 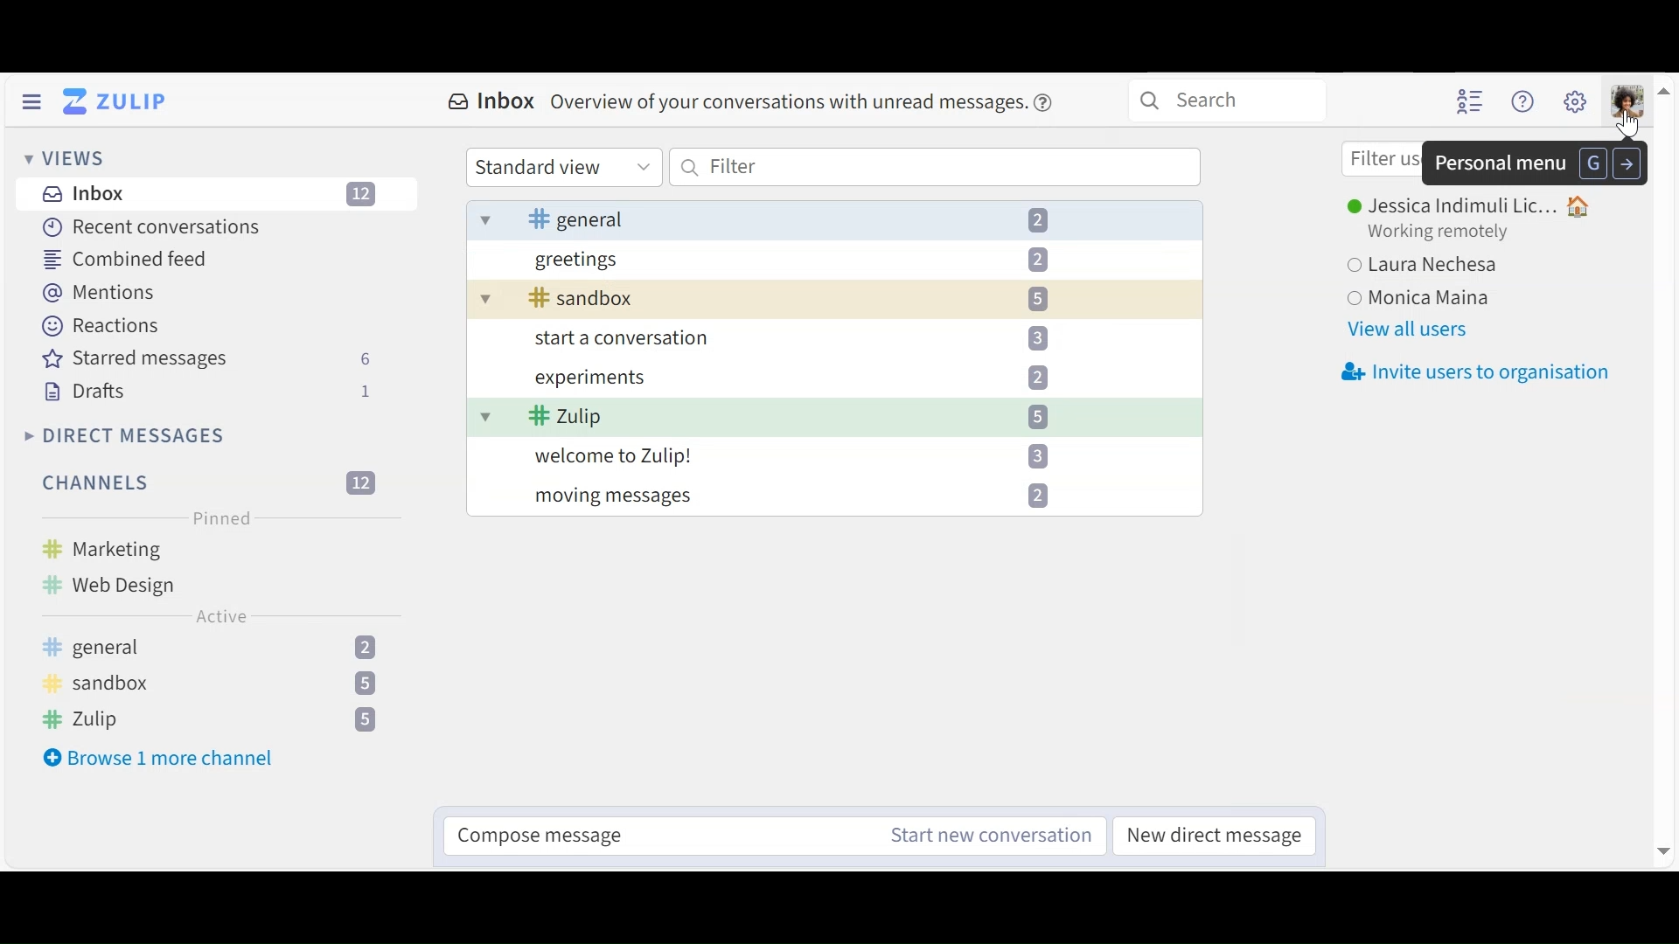 I want to click on 2, so click(x=1039, y=260).